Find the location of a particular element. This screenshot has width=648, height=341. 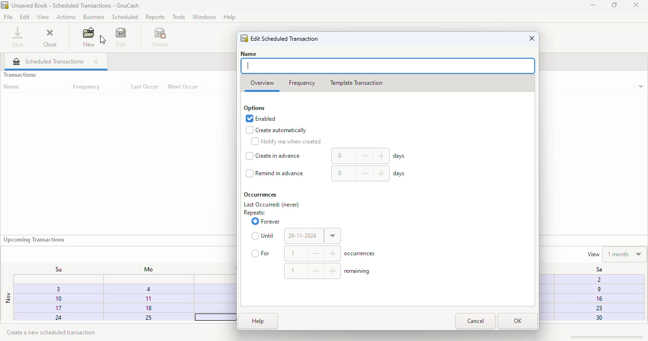

edit is located at coordinates (121, 37).